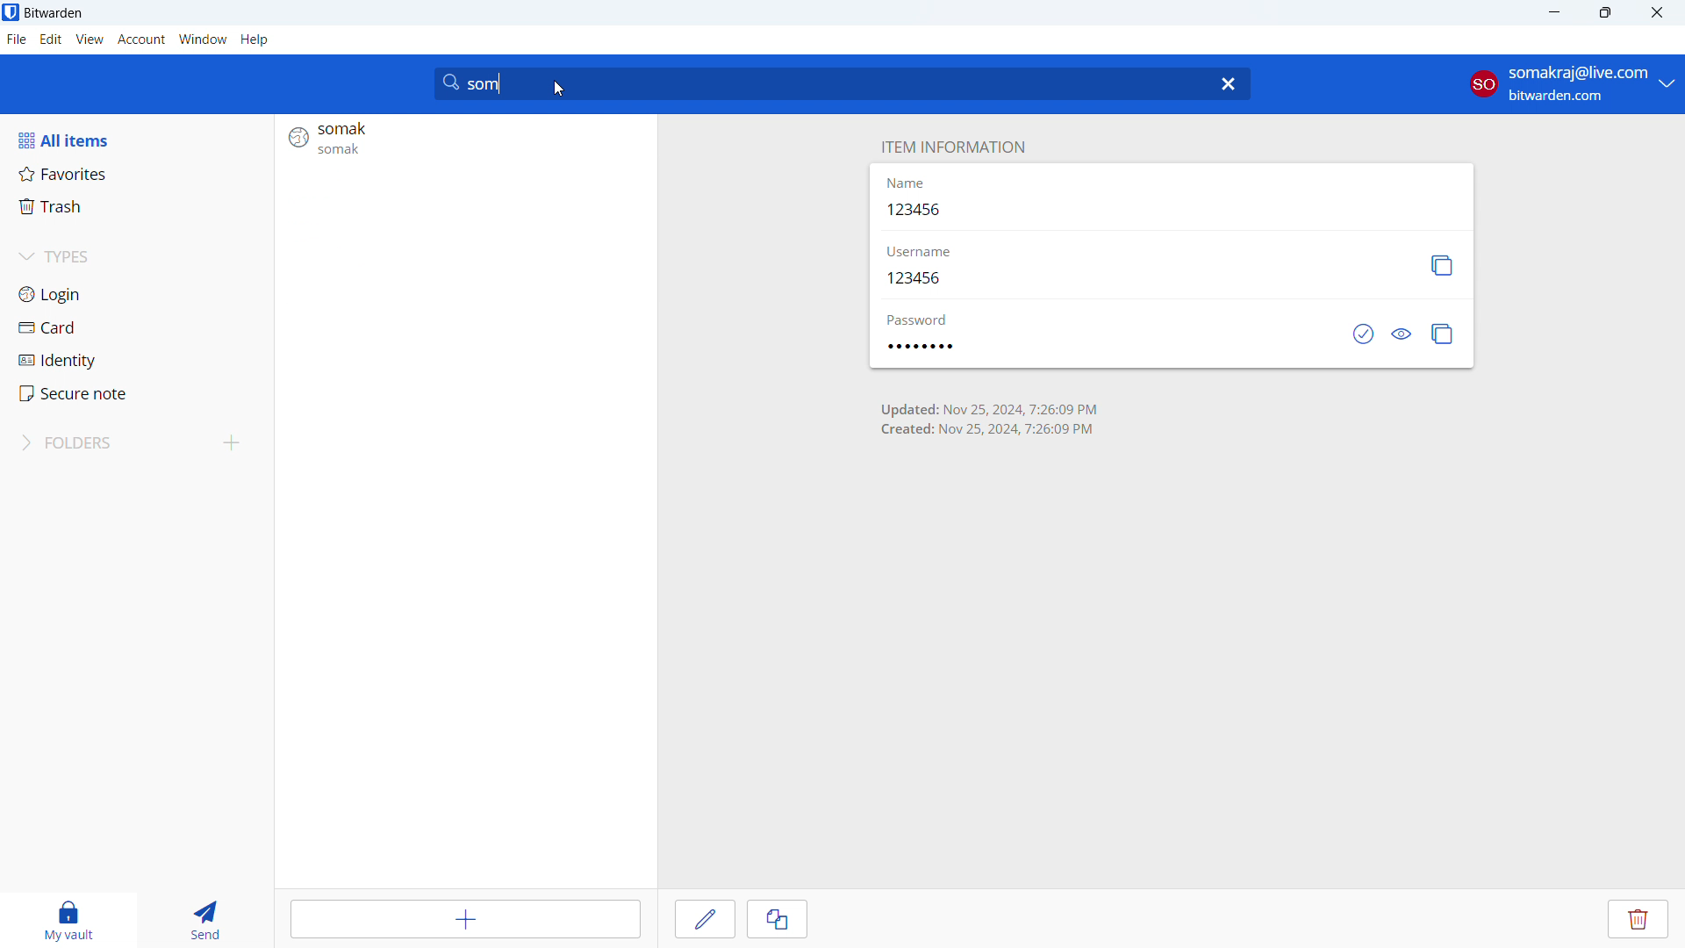 The width and height of the screenshot is (1685, 948). I want to click on types, so click(138, 256).